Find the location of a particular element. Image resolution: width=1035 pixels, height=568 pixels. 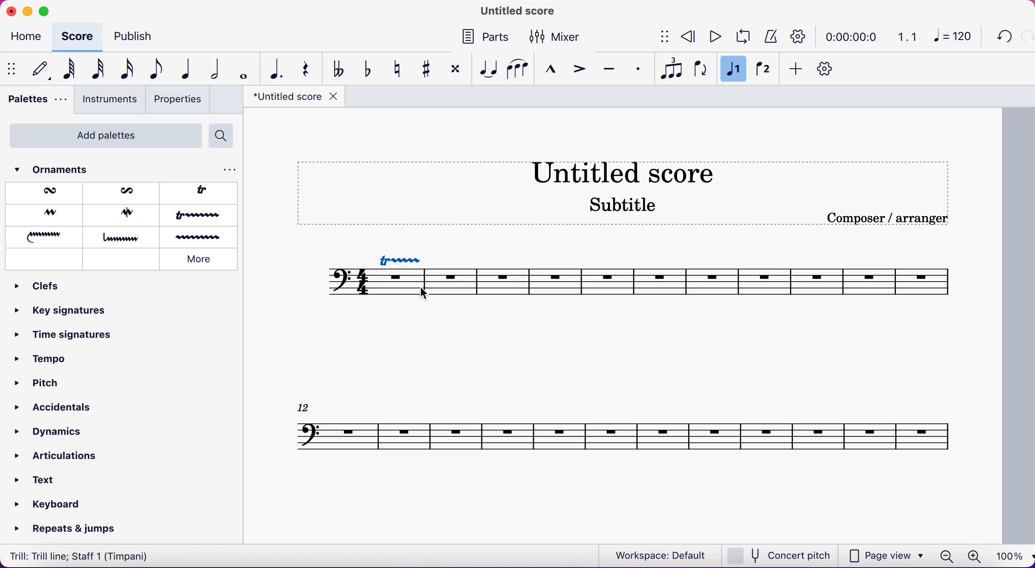

toggle double flat is located at coordinates (338, 68).